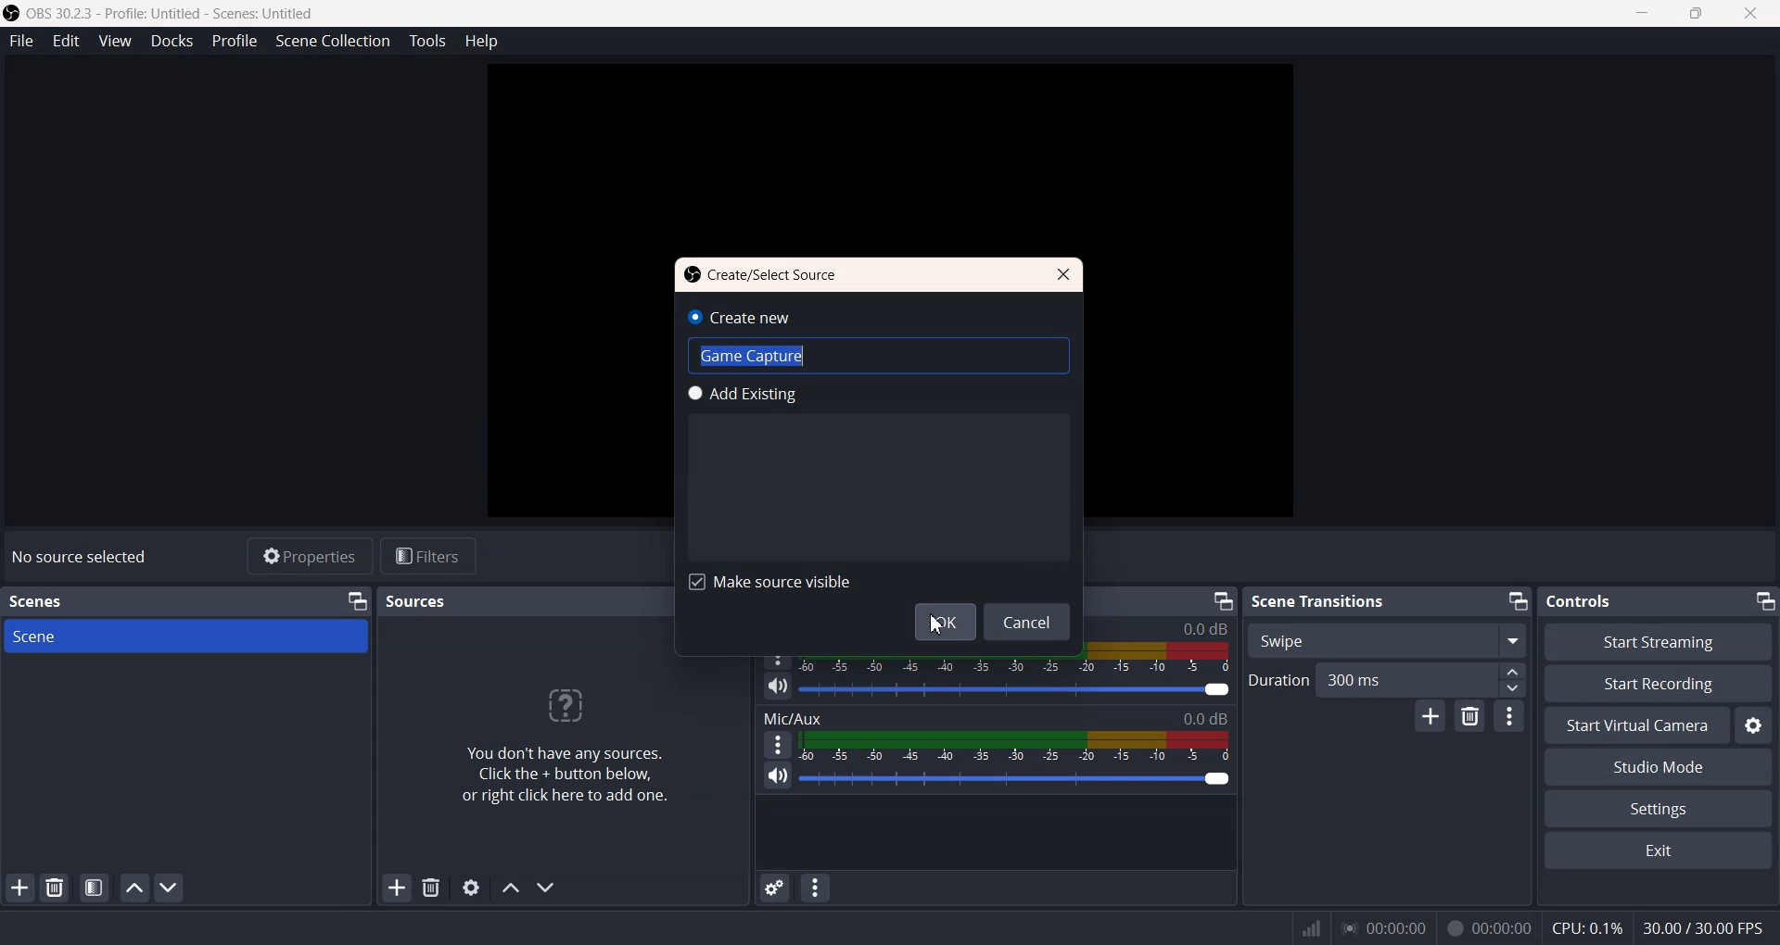 The image size is (1780, 945). I want to click on Advanced Audio properties, so click(773, 888).